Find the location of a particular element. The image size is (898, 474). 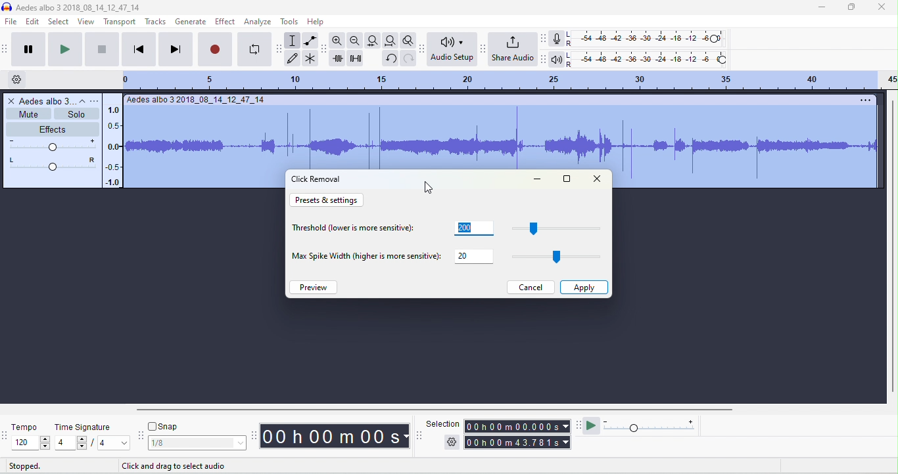

fit project to width is located at coordinates (390, 40).